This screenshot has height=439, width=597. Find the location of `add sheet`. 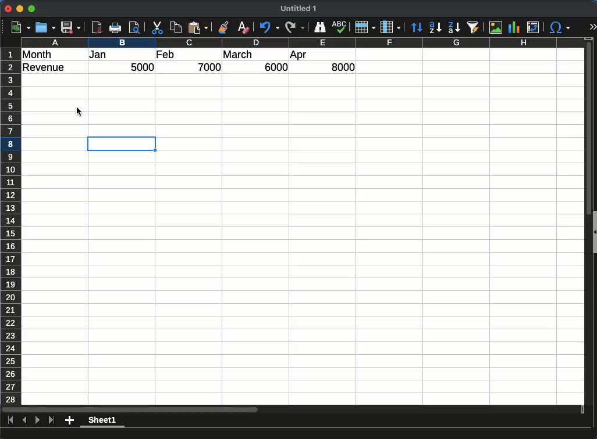

add sheet is located at coordinates (69, 420).